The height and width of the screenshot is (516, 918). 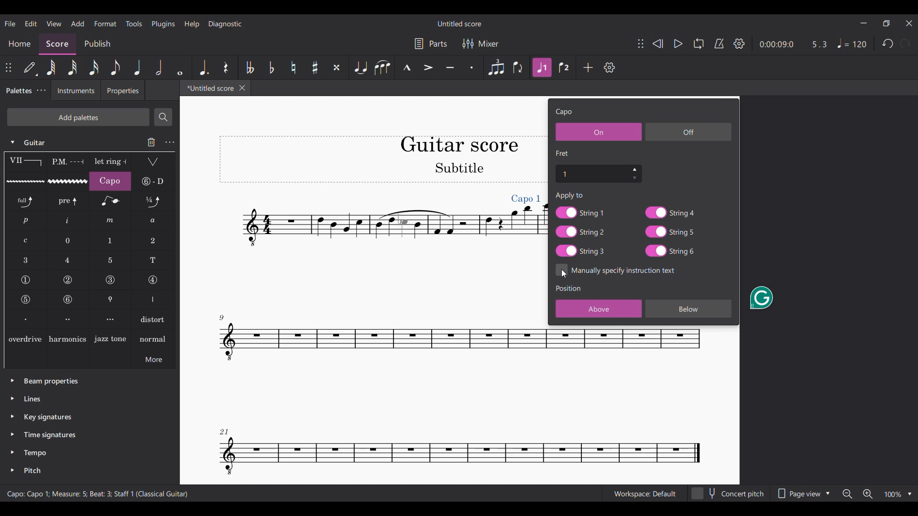 What do you see at coordinates (688, 309) in the screenshot?
I see `Below` at bounding box center [688, 309].